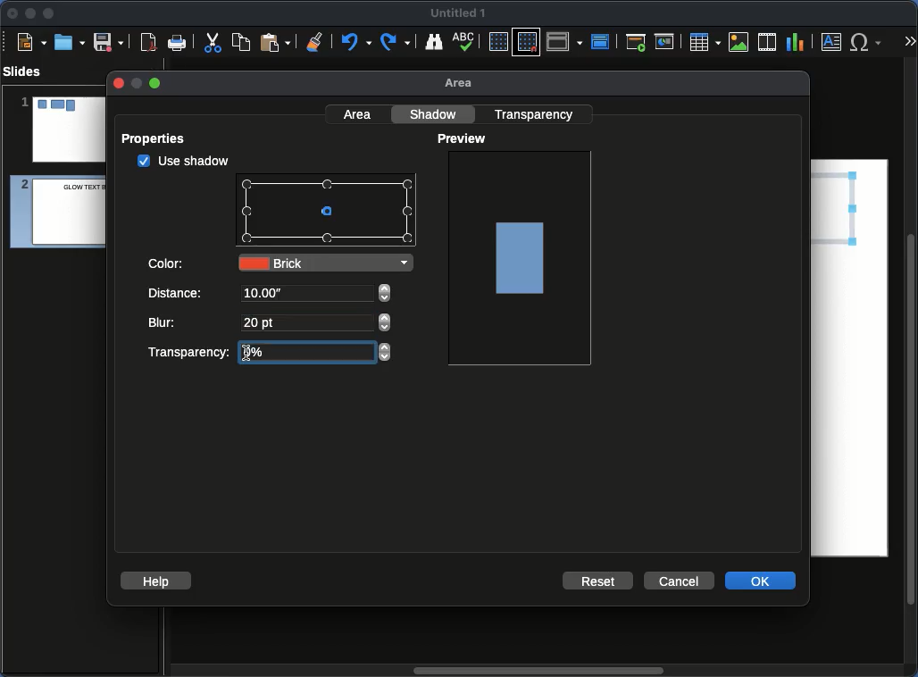 The height and width of the screenshot is (677, 918). What do you see at coordinates (385, 322) in the screenshot?
I see `adjust` at bounding box center [385, 322].